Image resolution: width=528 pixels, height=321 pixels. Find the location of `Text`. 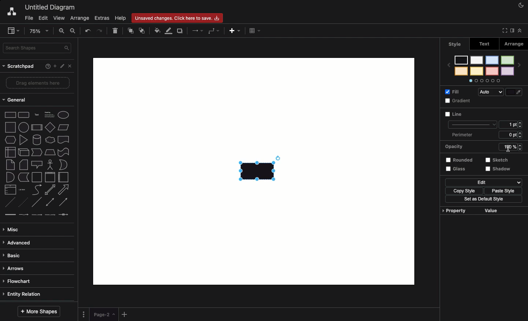

Text is located at coordinates (483, 44).